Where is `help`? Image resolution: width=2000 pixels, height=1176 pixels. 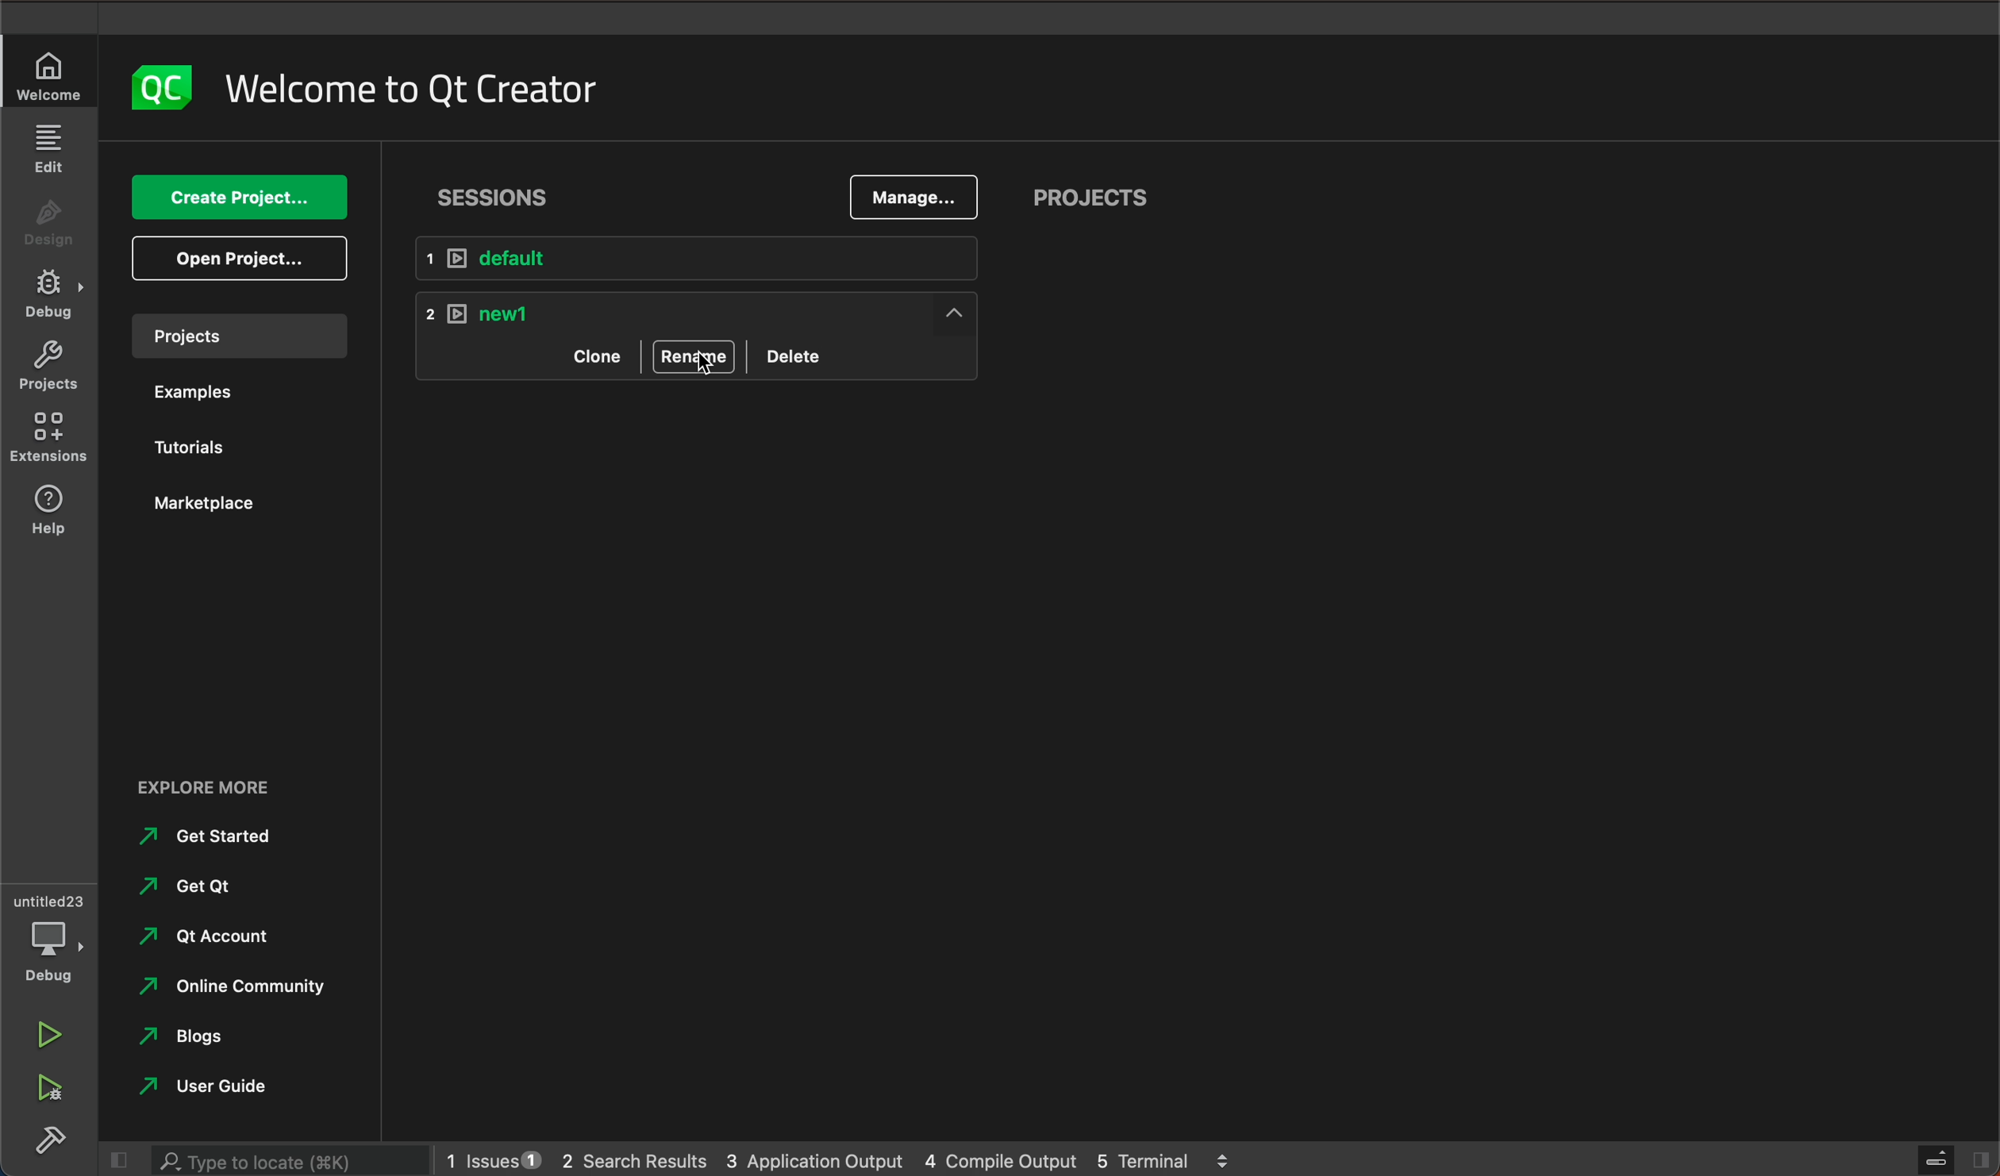
help is located at coordinates (43, 509).